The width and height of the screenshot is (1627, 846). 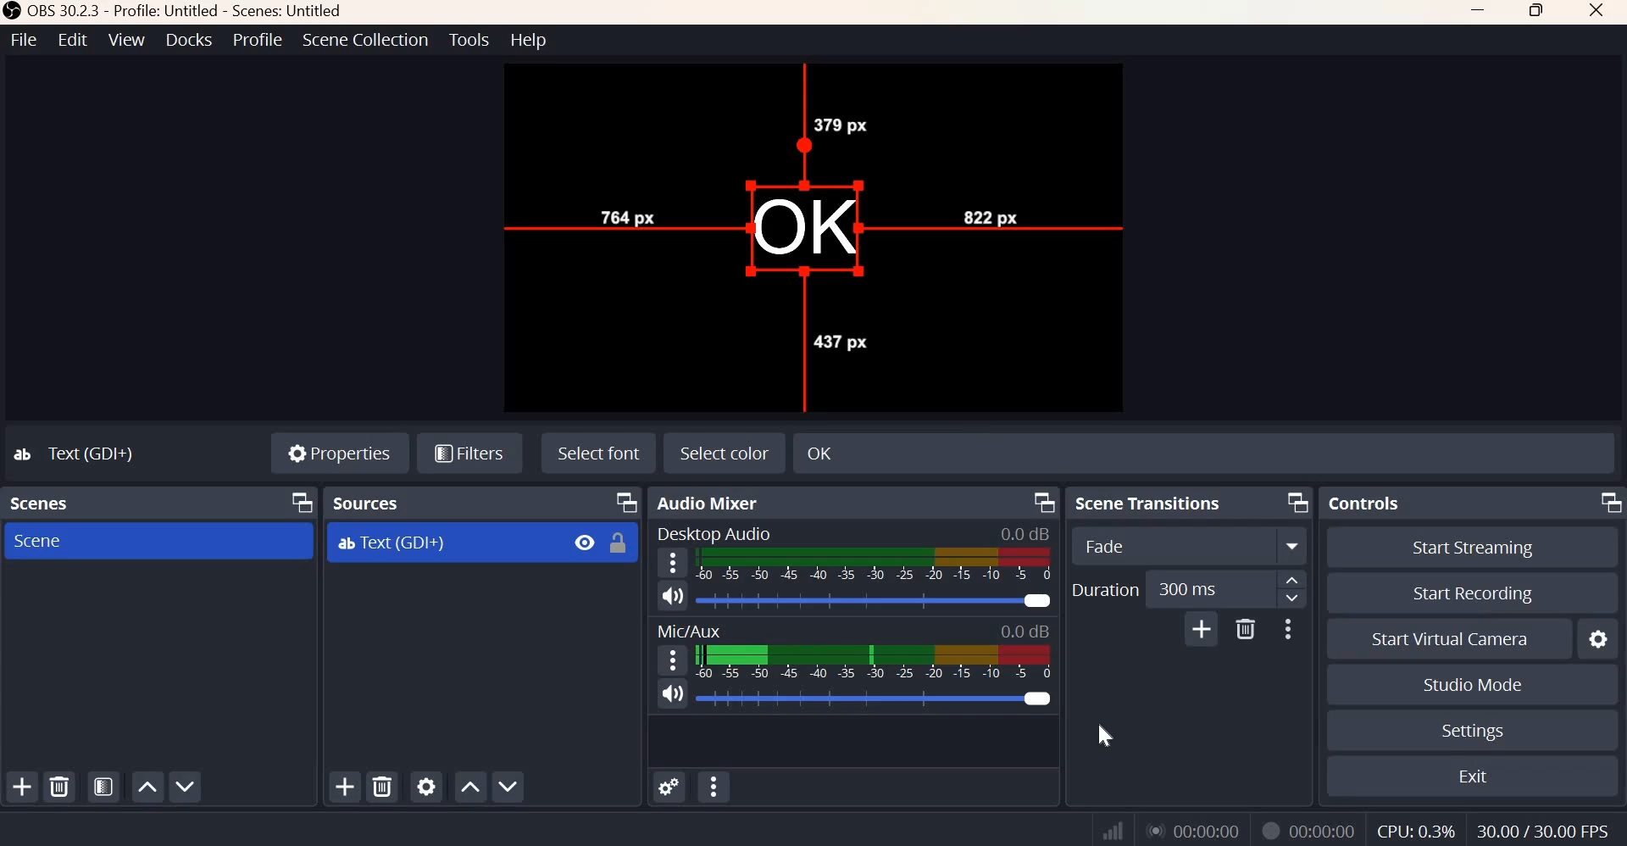 I want to click on cursor, so click(x=1097, y=733).